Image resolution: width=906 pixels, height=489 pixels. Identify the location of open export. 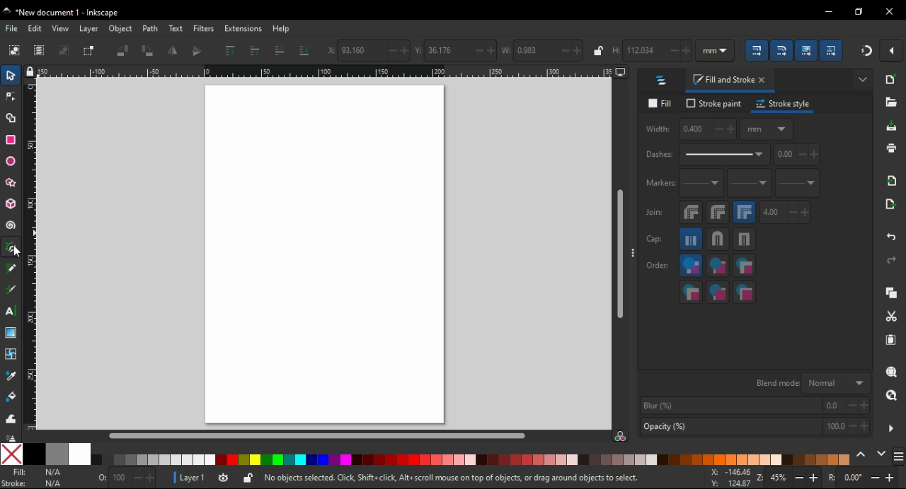
(889, 208).